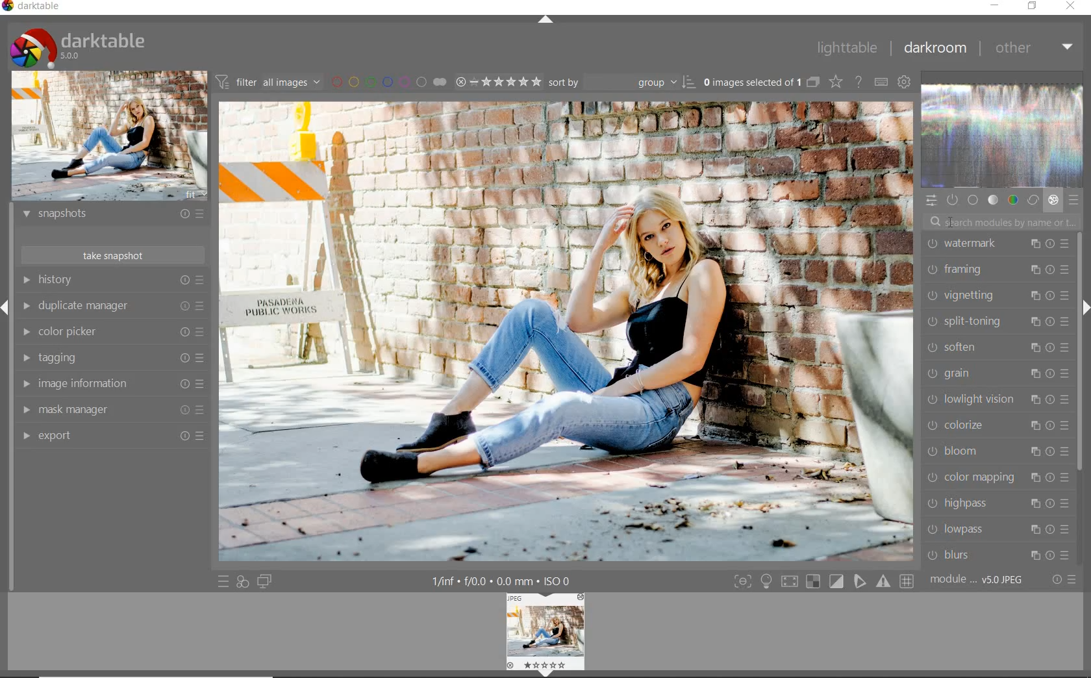 Image resolution: width=1091 pixels, height=678 pixels. What do you see at coordinates (994, 477) in the screenshot?
I see `color mapping` at bounding box center [994, 477].